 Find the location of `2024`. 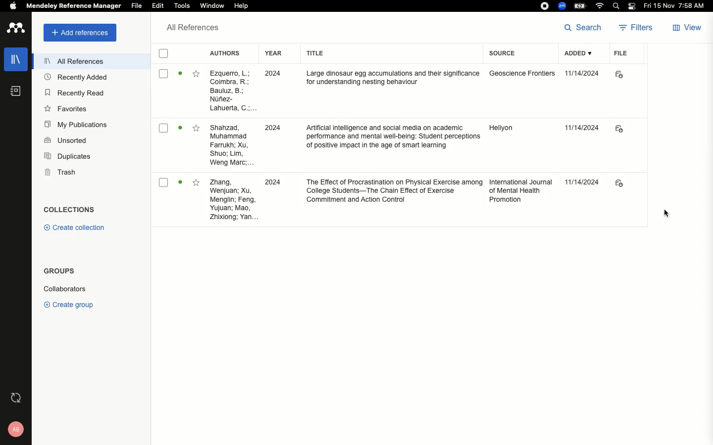

2024 is located at coordinates (273, 127).